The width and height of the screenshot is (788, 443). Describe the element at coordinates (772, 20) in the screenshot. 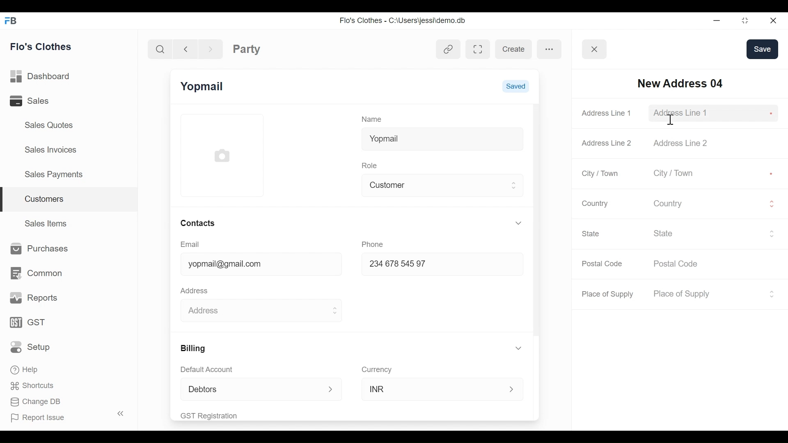

I see `Close` at that location.